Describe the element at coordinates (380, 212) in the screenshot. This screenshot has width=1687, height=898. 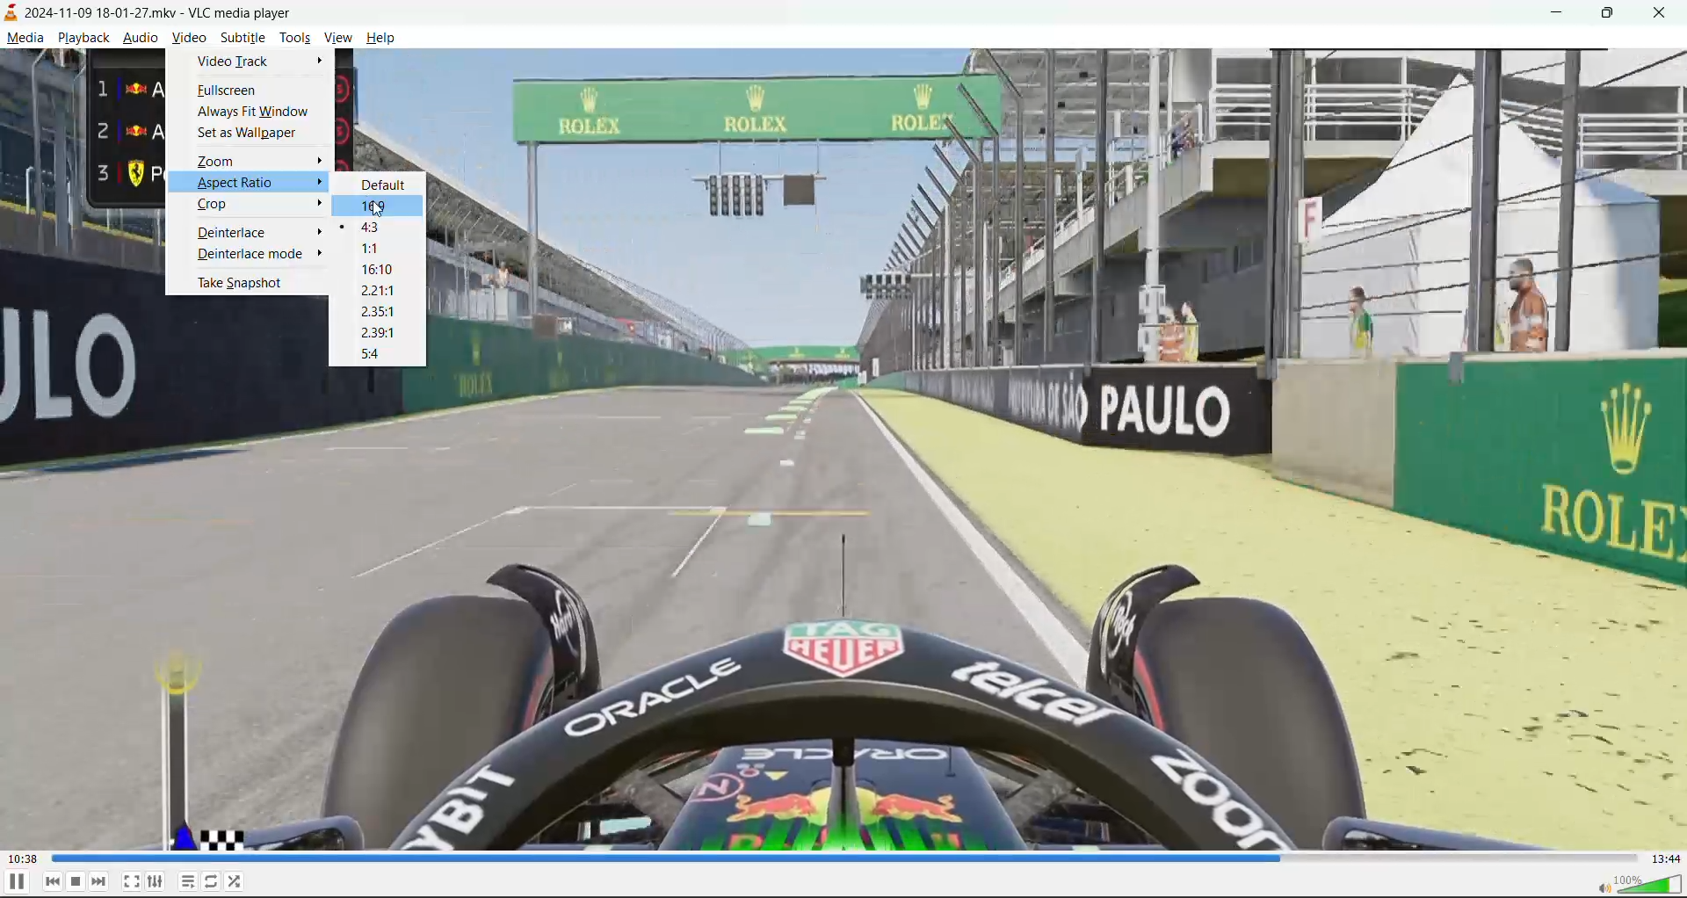
I see `cursor` at that location.